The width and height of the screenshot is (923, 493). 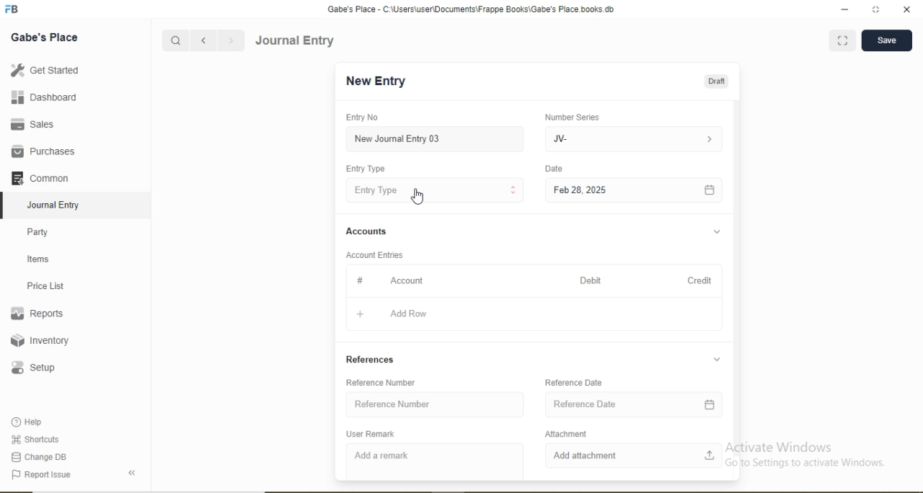 I want to click on close, so click(x=908, y=9).